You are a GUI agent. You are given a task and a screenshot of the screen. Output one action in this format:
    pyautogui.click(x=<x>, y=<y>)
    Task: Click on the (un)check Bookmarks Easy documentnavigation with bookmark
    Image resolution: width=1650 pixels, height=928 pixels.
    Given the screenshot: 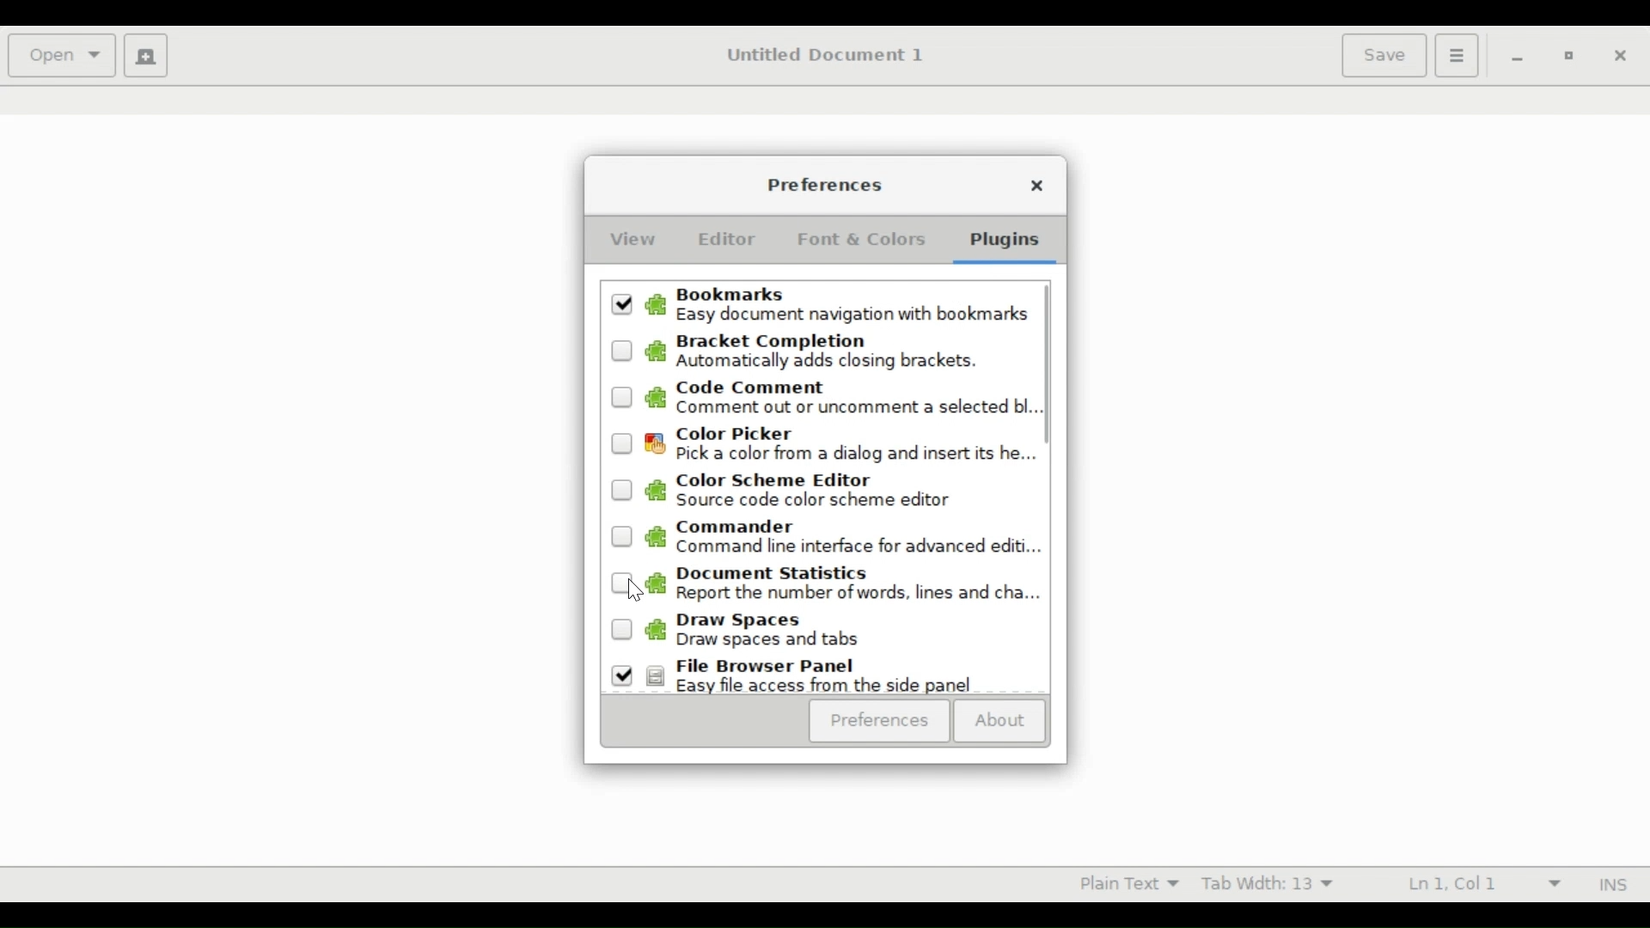 What is the action you would take?
    pyautogui.click(x=837, y=306)
    